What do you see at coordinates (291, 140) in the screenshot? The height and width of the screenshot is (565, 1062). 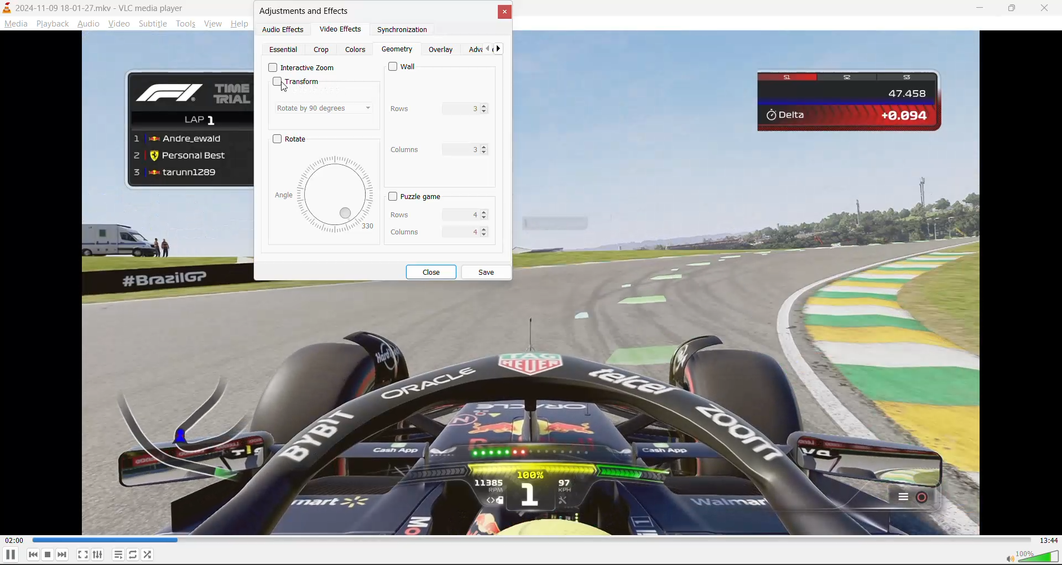 I see `rotate` at bounding box center [291, 140].